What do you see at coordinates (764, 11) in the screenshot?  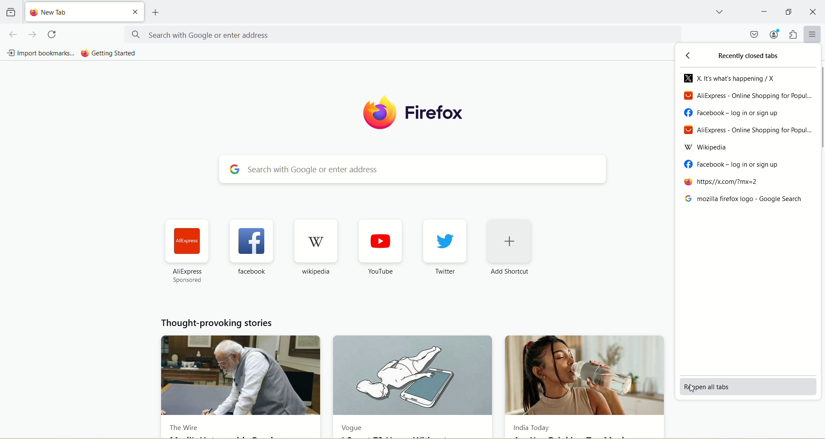 I see `minimize` at bounding box center [764, 11].